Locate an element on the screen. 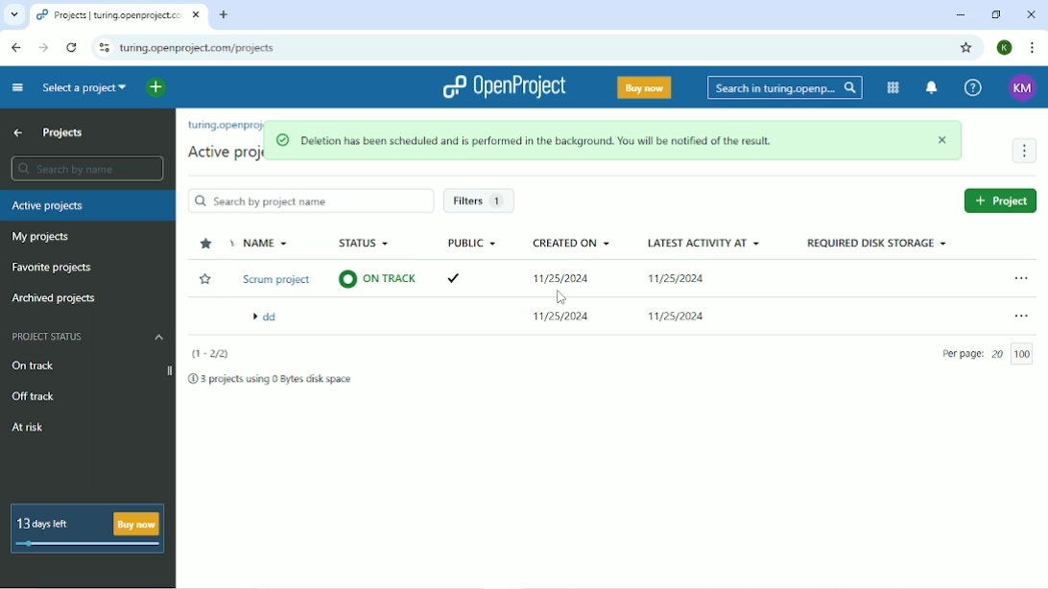 The width and height of the screenshot is (1048, 589). Buy now is located at coordinates (645, 87).